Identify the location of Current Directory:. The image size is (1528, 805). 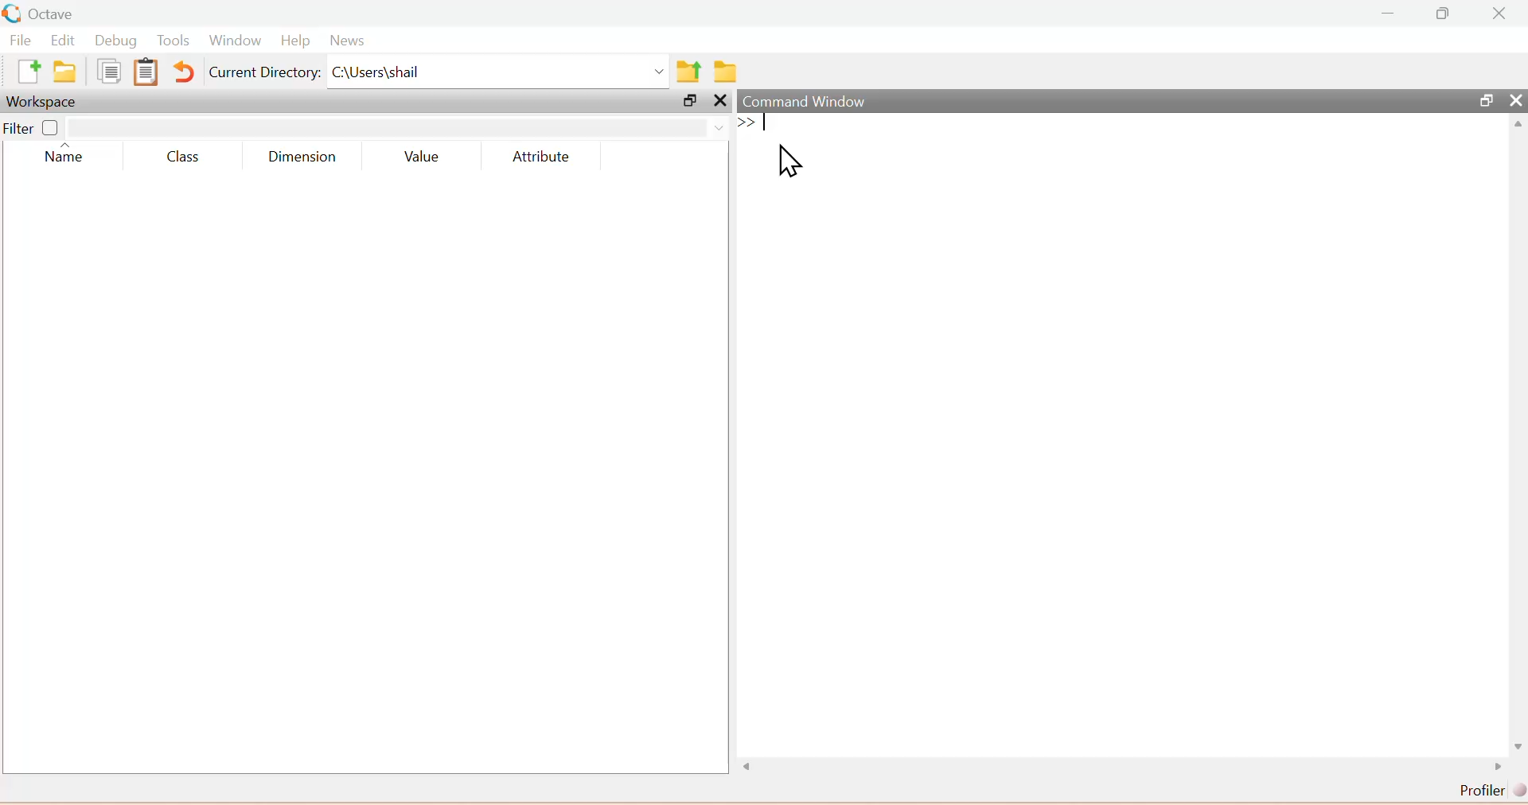
(265, 75).